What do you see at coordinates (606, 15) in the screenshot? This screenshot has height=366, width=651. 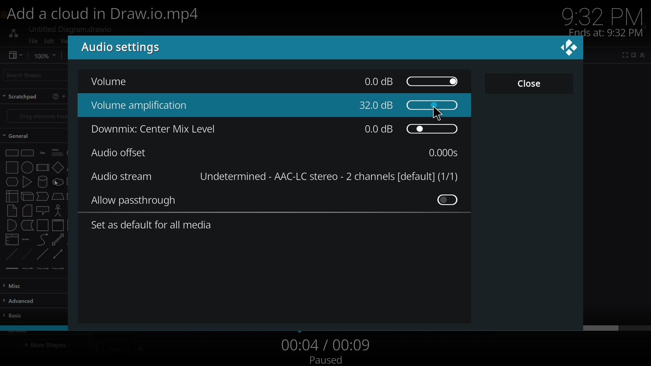 I see `9:32 PM` at bounding box center [606, 15].